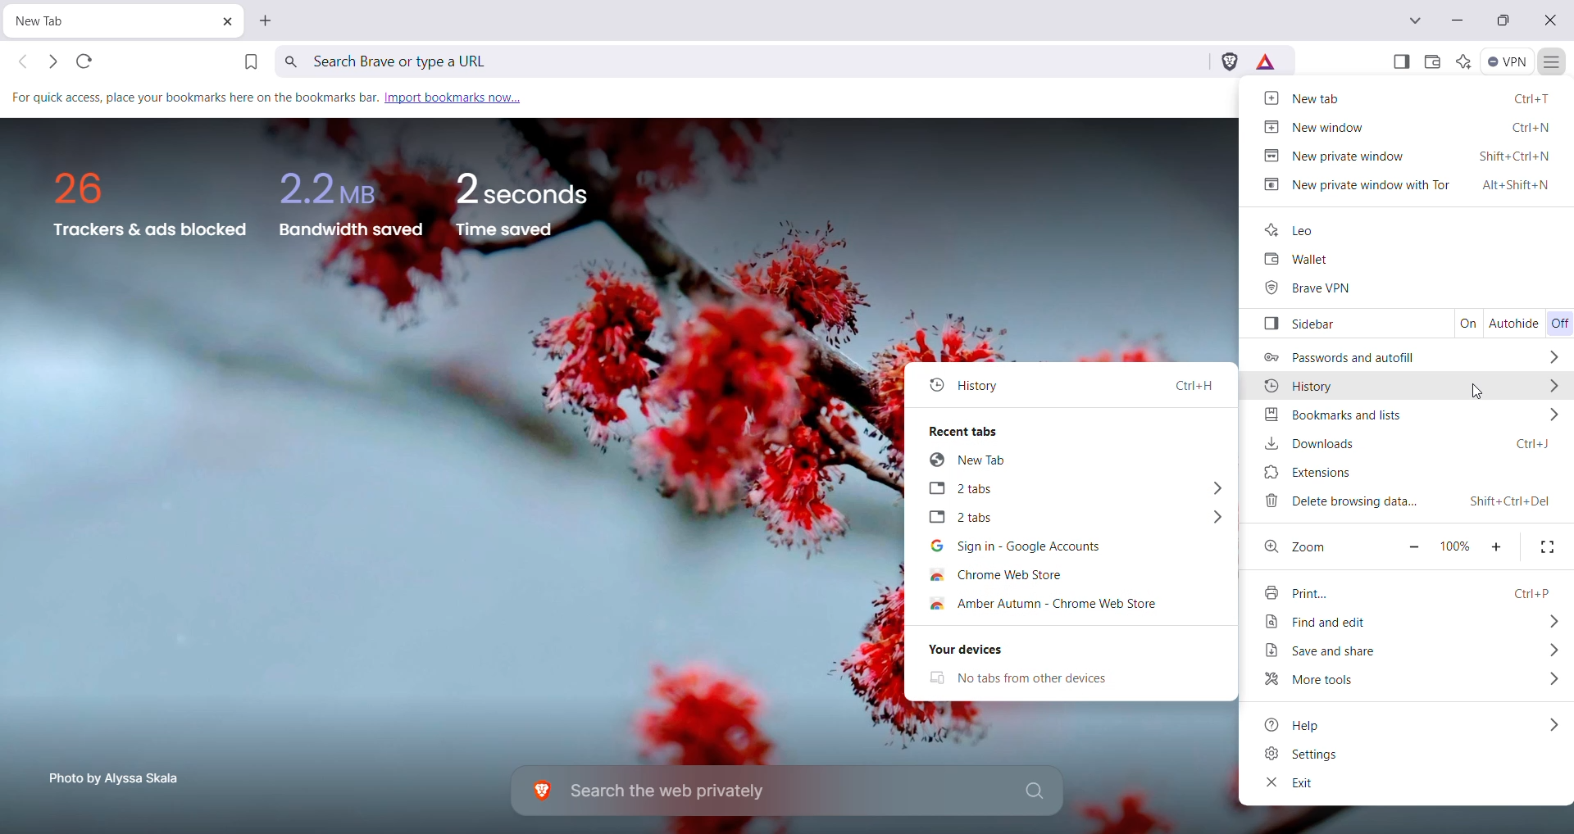 The width and height of the screenshot is (1574, 834). I want to click on 100%, so click(1453, 544).